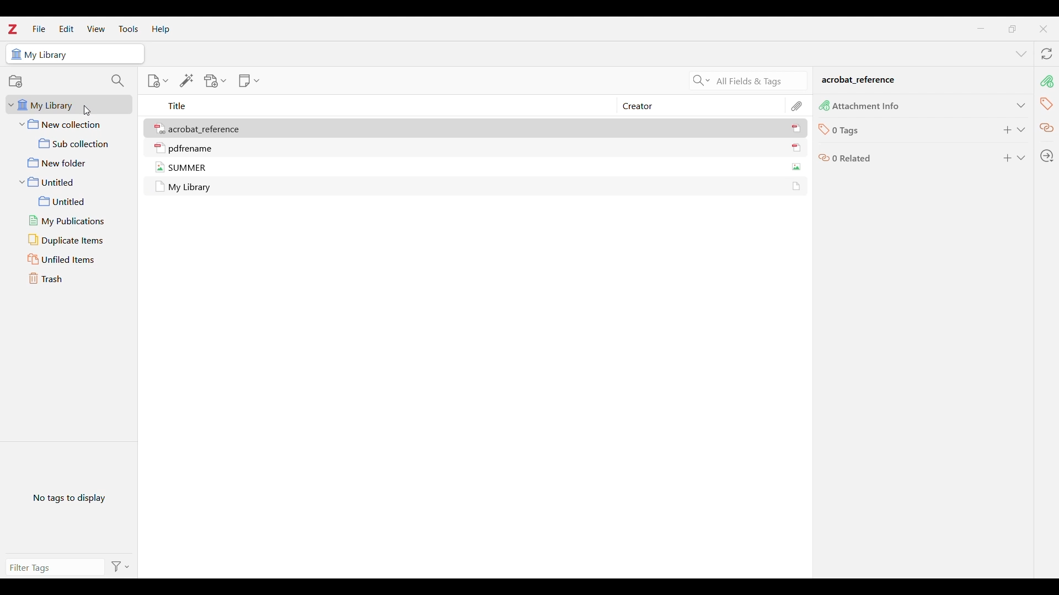 This screenshot has height=595, width=1059. What do you see at coordinates (981, 29) in the screenshot?
I see `Minimize` at bounding box center [981, 29].